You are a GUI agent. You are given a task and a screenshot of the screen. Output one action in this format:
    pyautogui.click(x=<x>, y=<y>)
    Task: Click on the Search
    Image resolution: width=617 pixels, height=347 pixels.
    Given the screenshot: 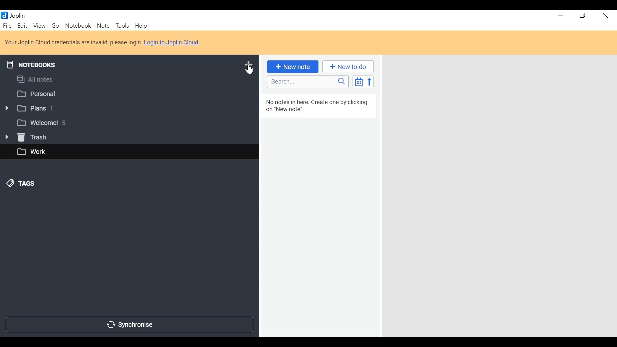 What is the action you would take?
    pyautogui.click(x=308, y=82)
    